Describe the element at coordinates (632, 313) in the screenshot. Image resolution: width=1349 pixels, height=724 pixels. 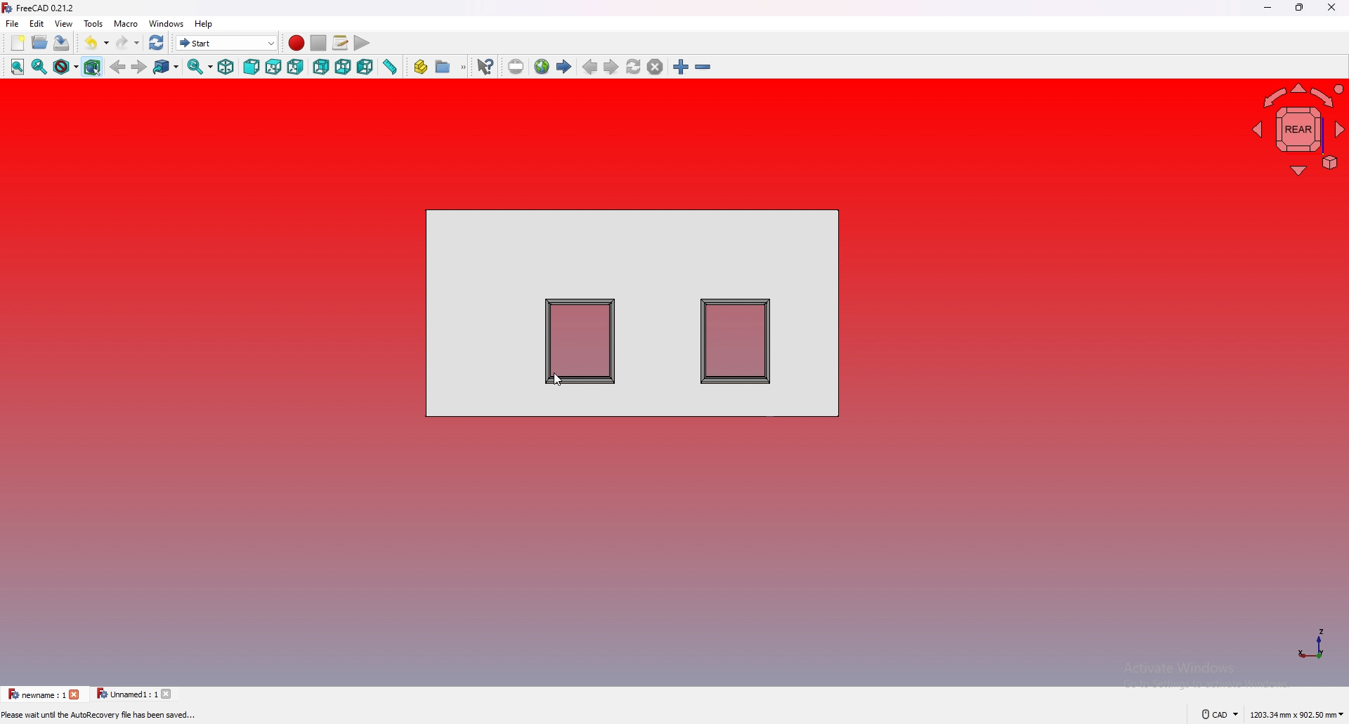
I see `shapes` at that location.